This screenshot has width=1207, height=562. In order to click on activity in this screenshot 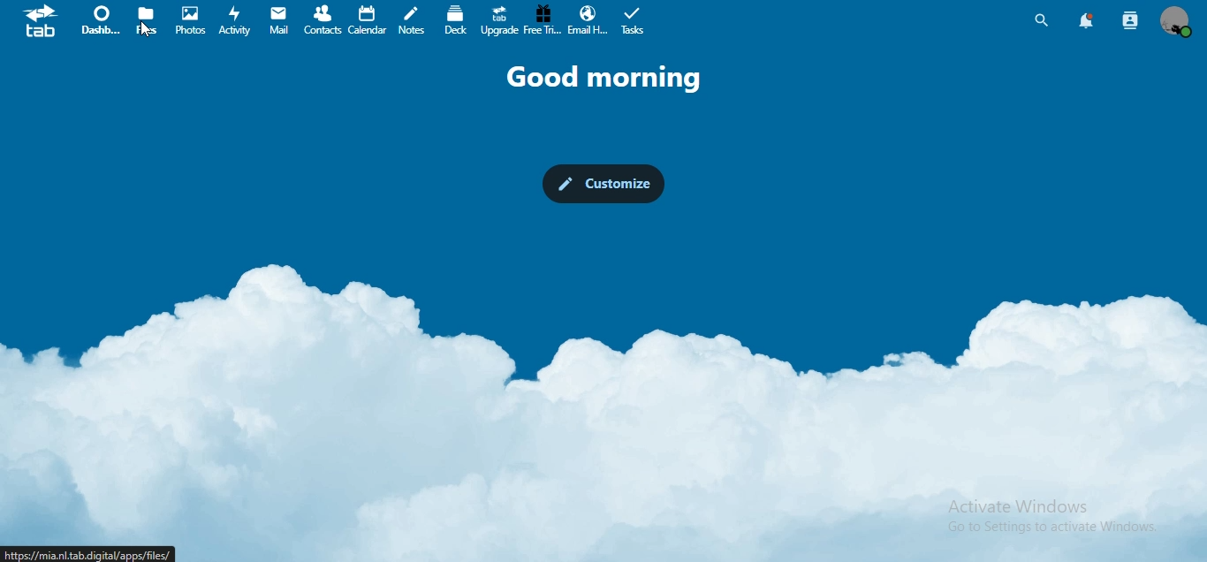, I will do `click(234, 22)`.